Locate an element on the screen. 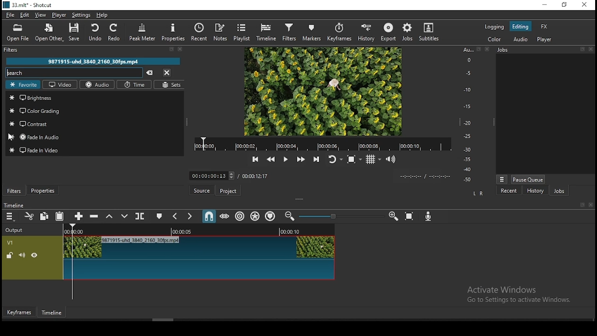 Image resolution: width=597 pixels, height=336 pixels. timeline menu is located at coordinates (11, 216).